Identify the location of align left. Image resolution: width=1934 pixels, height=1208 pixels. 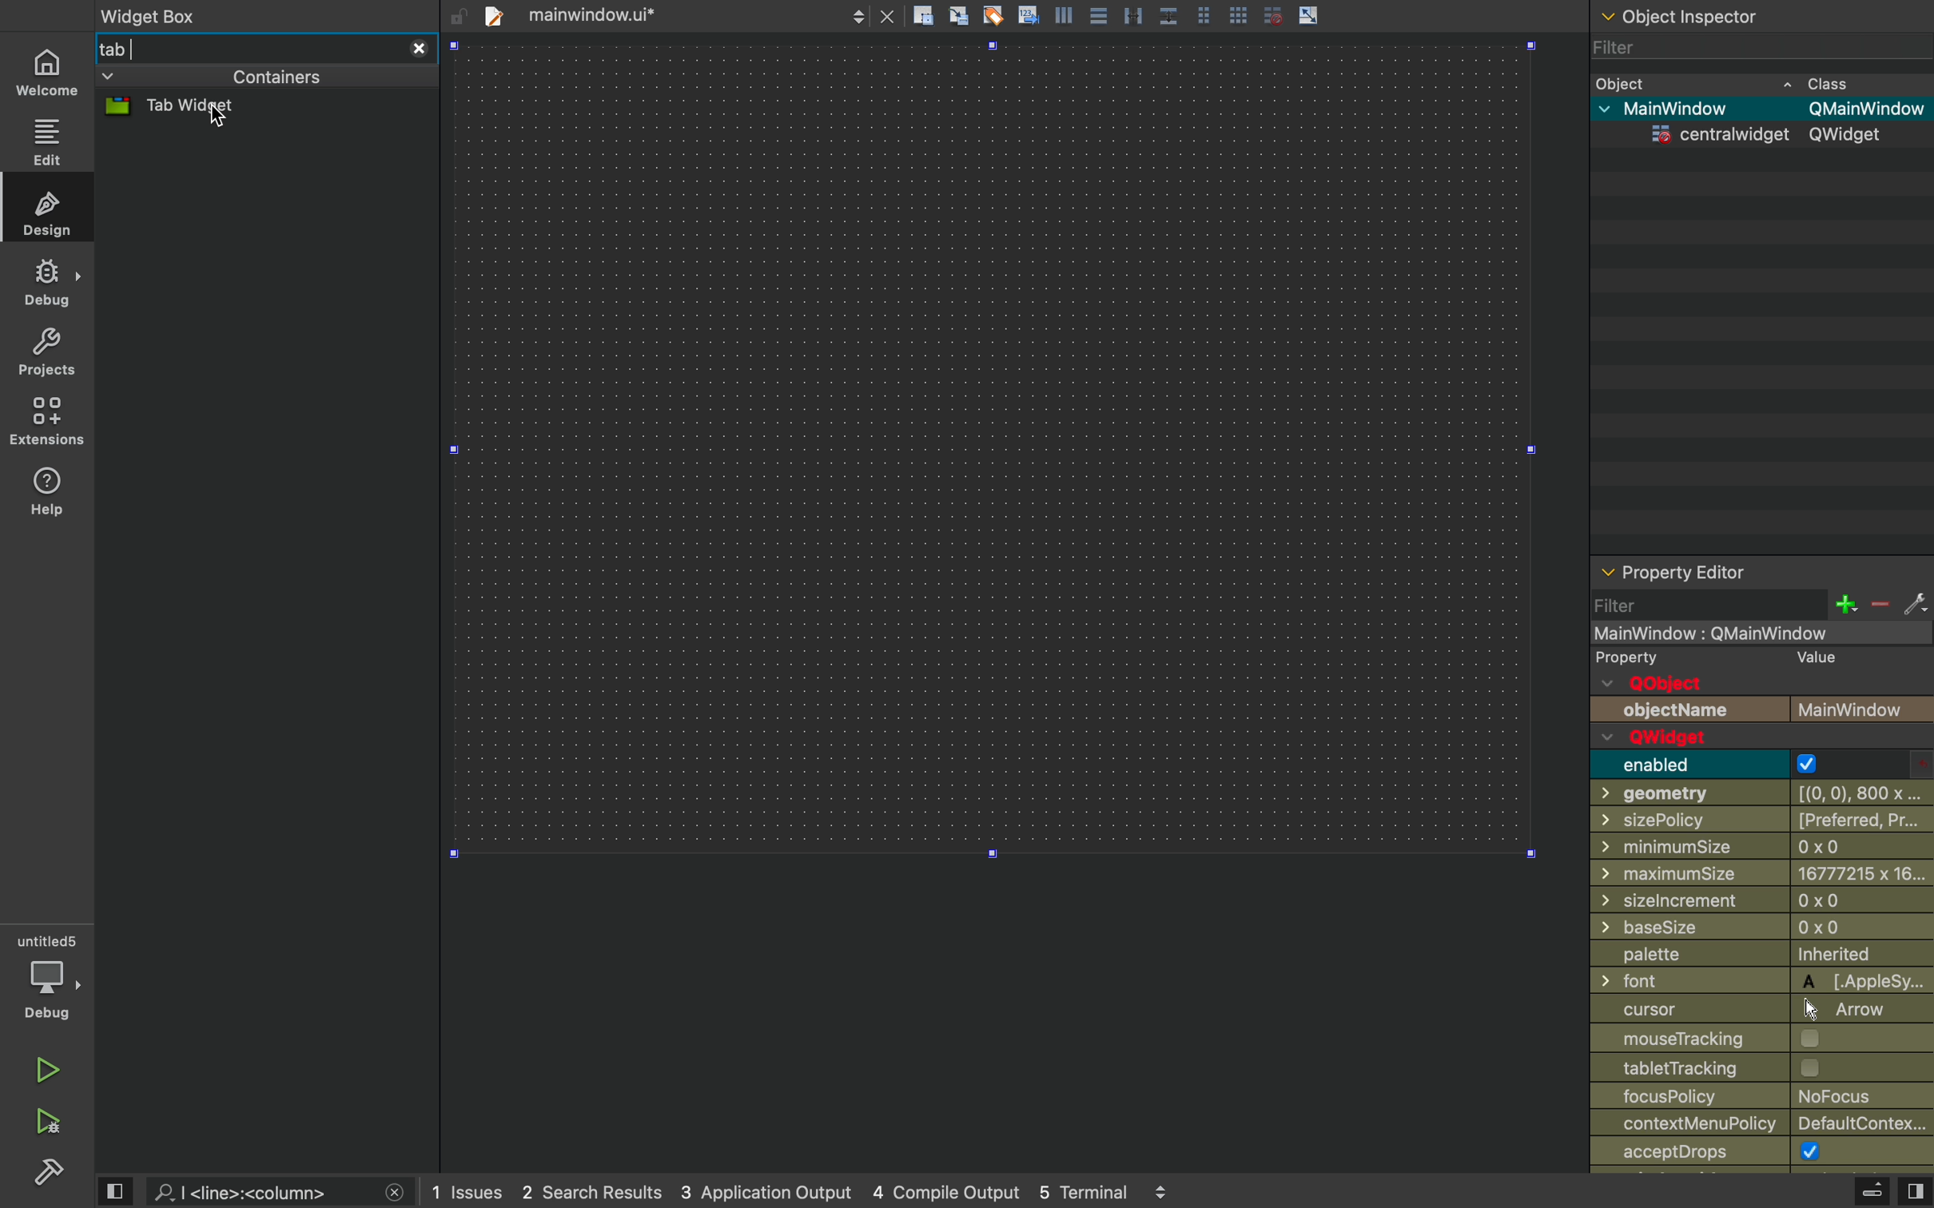
(1064, 14).